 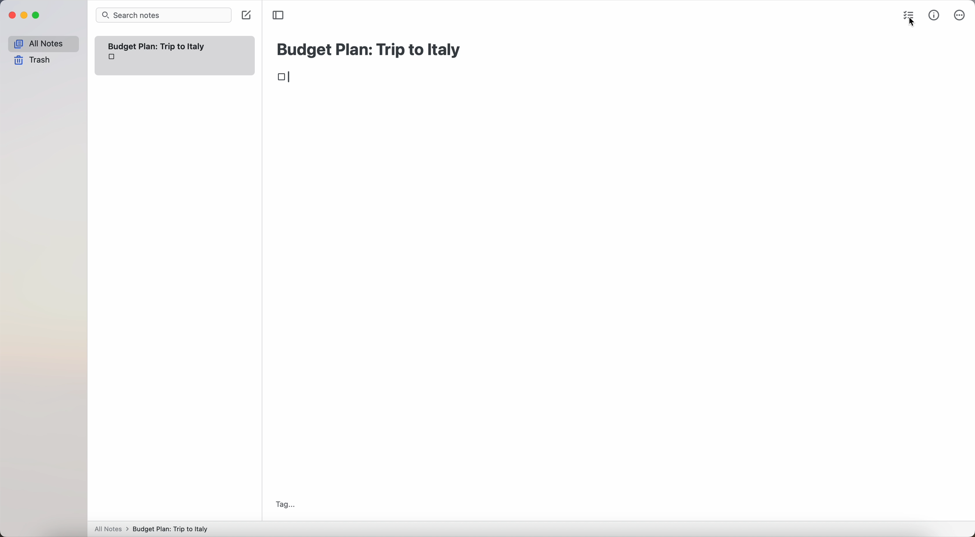 I want to click on minimize, so click(x=26, y=15).